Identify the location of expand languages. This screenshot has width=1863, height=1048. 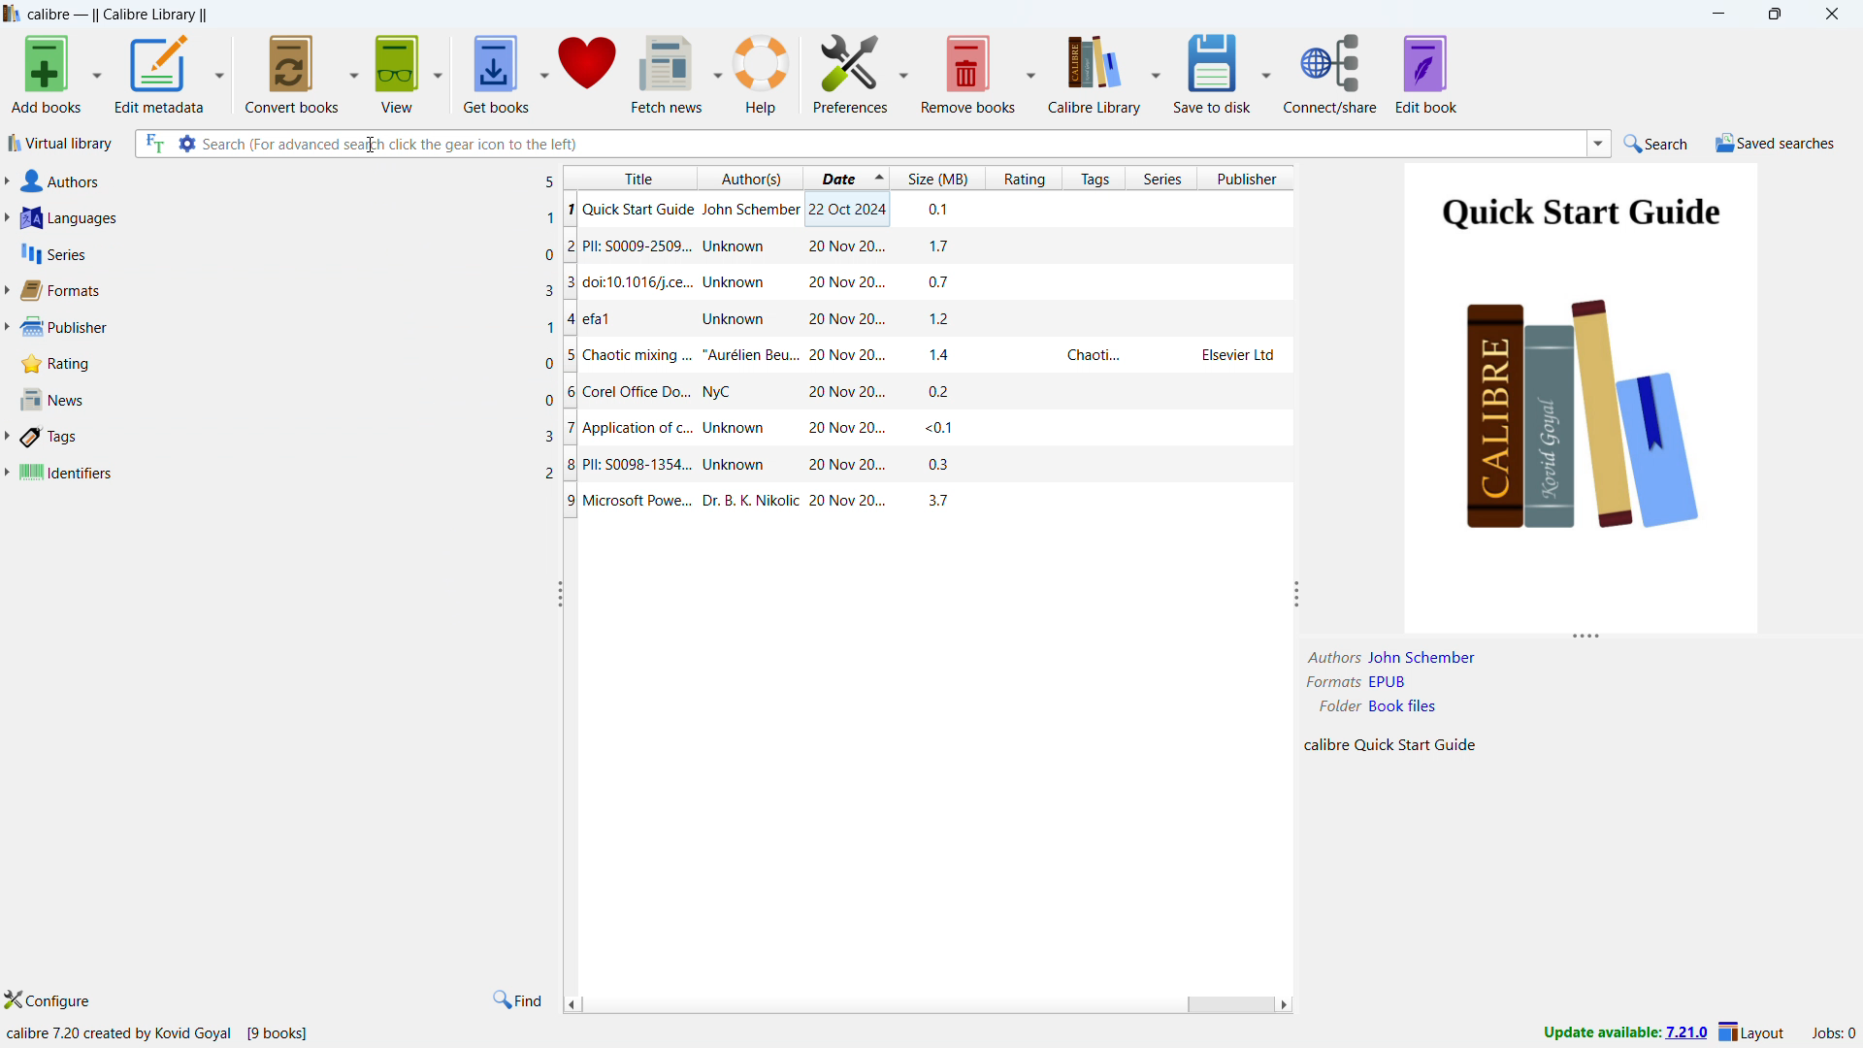
(6, 219).